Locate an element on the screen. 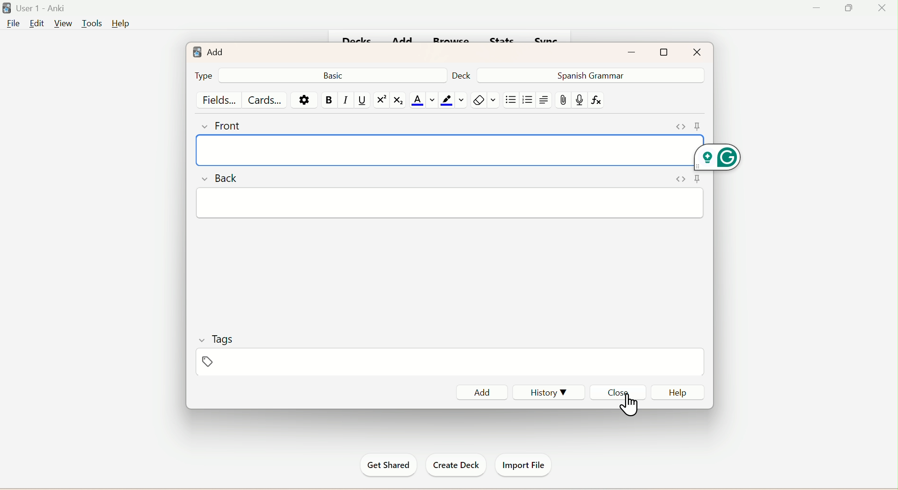  Pin is located at coordinates (684, 180).